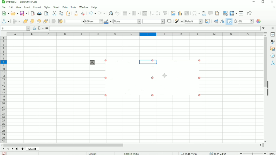  What do you see at coordinates (158, 13) in the screenshot?
I see `Sort descending` at bounding box center [158, 13].